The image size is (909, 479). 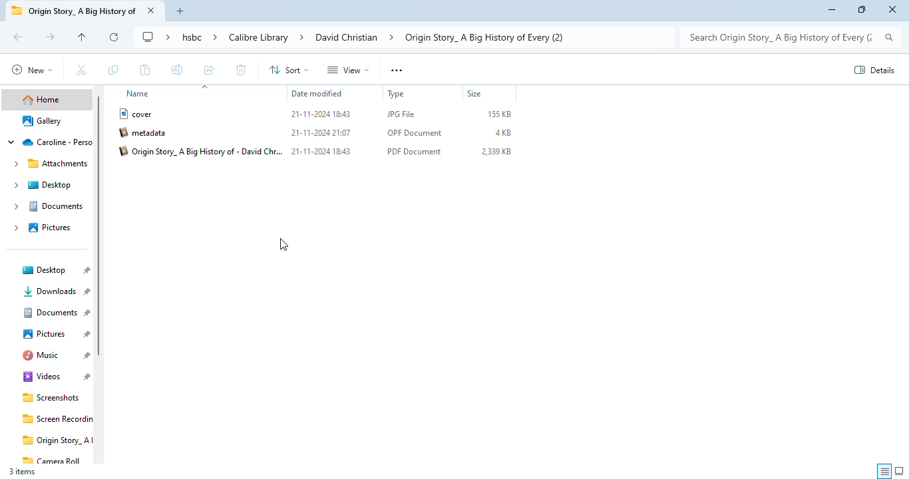 I want to click on downloads, so click(x=54, y=291).